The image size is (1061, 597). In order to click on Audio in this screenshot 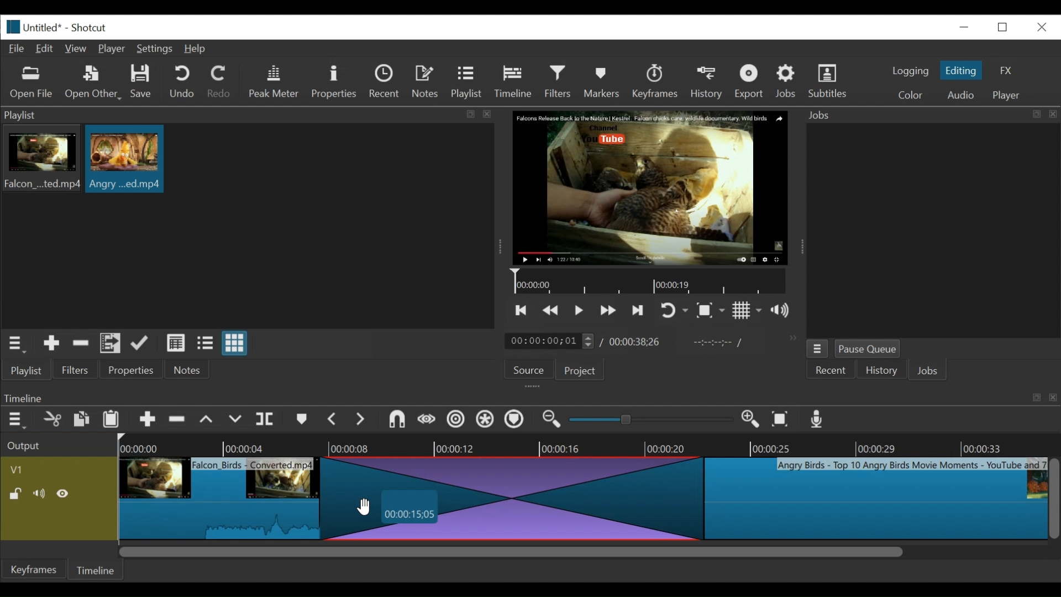, I will do `click(960, 95)`.